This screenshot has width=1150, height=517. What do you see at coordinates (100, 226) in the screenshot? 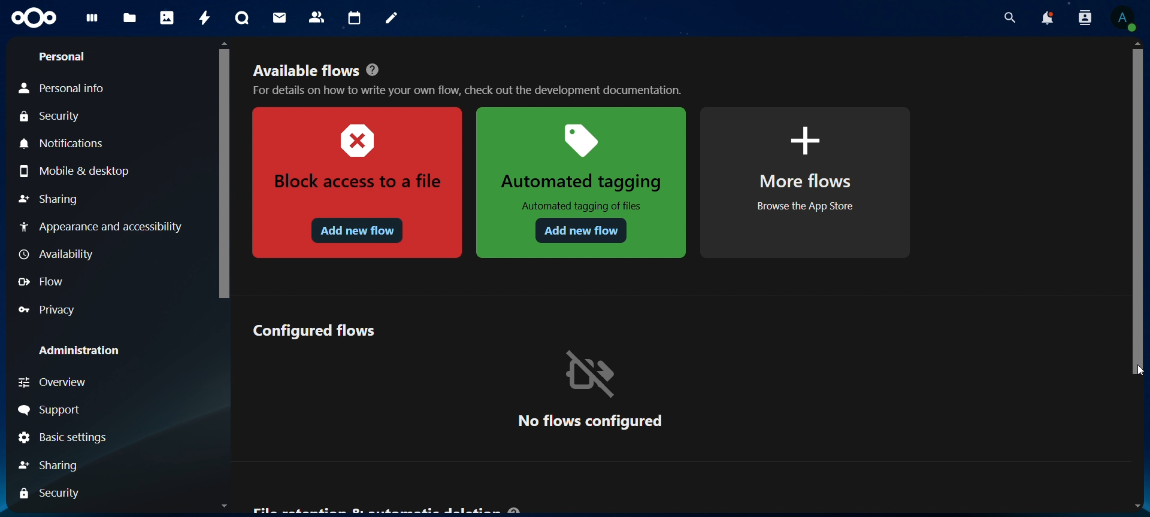
I see `appearance and accessibility` at bounding box center [100, 226].